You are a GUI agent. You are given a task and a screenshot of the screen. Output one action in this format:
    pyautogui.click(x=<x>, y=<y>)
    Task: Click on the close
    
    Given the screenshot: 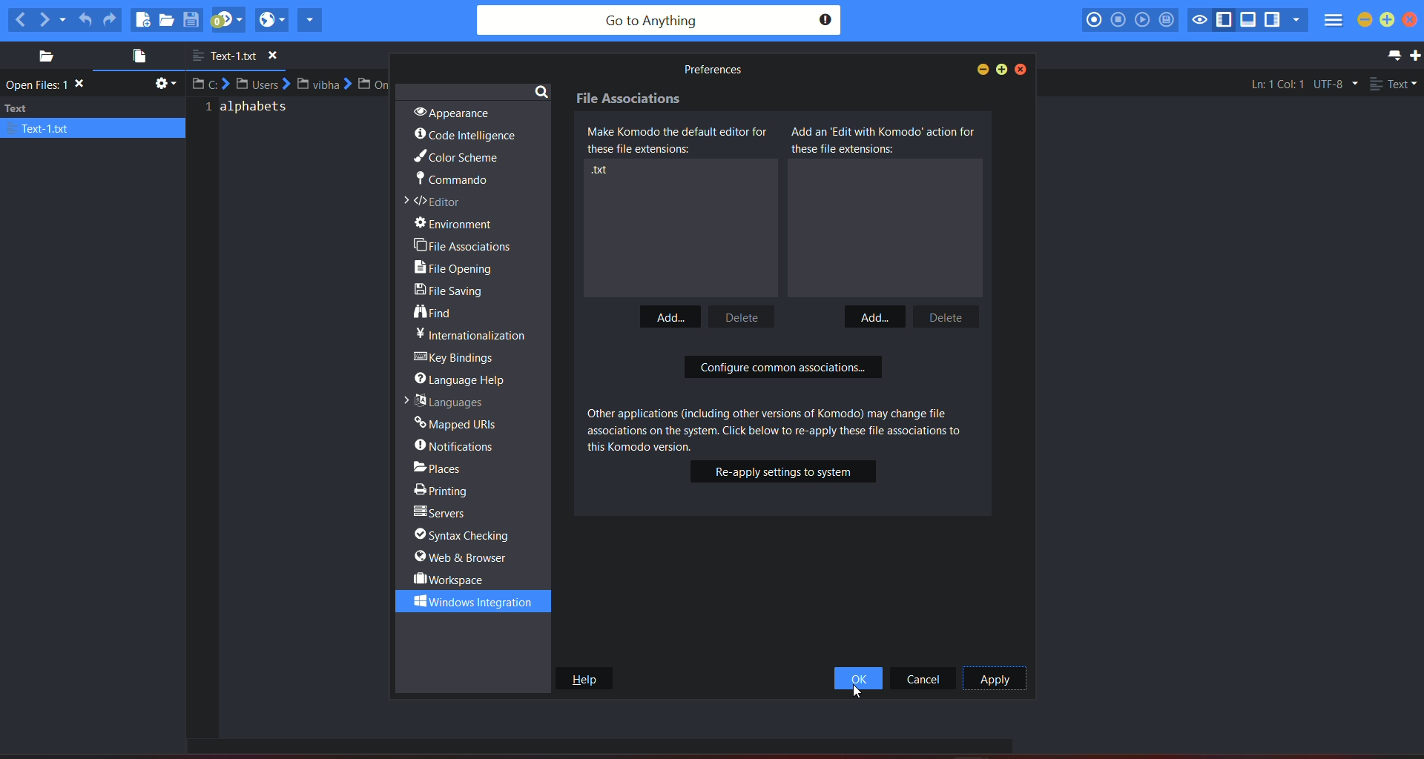 What is the action you would take?
    pyautogui.click(x=1022, y=69)
    